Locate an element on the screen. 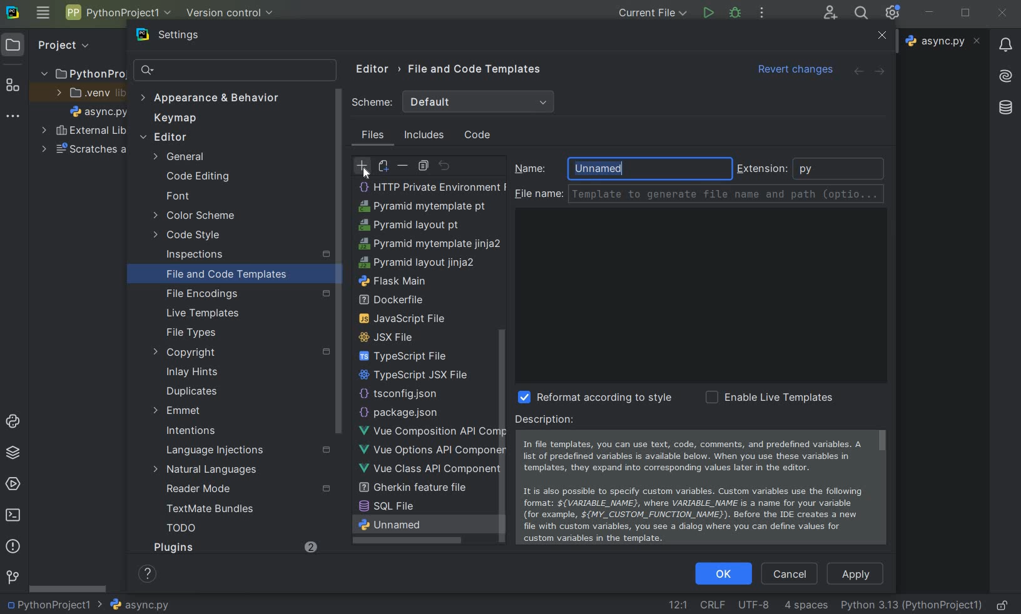 The height and width of the screenshot is (614, 1021). editor is located at coordinates (373, 70).